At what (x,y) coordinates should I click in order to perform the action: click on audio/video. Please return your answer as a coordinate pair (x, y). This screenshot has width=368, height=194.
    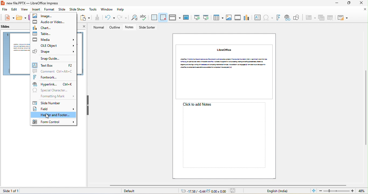
    Looking at the image, I should click on (49, 22).